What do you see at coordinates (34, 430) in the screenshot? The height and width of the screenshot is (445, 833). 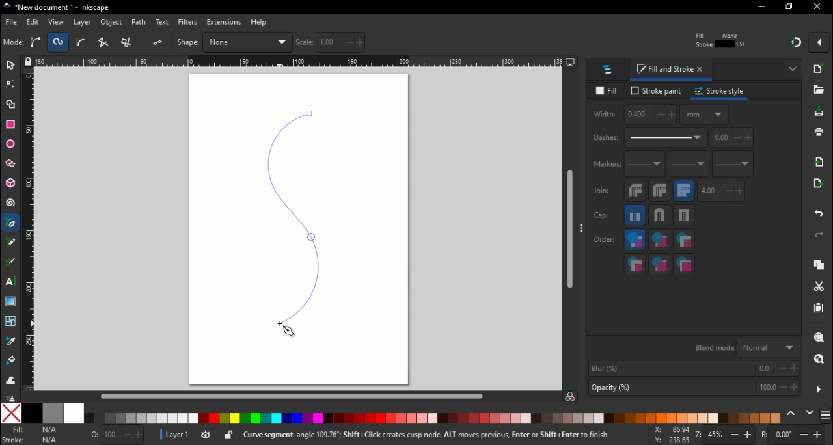 I see `fill color` at bounding box center [34, 430].